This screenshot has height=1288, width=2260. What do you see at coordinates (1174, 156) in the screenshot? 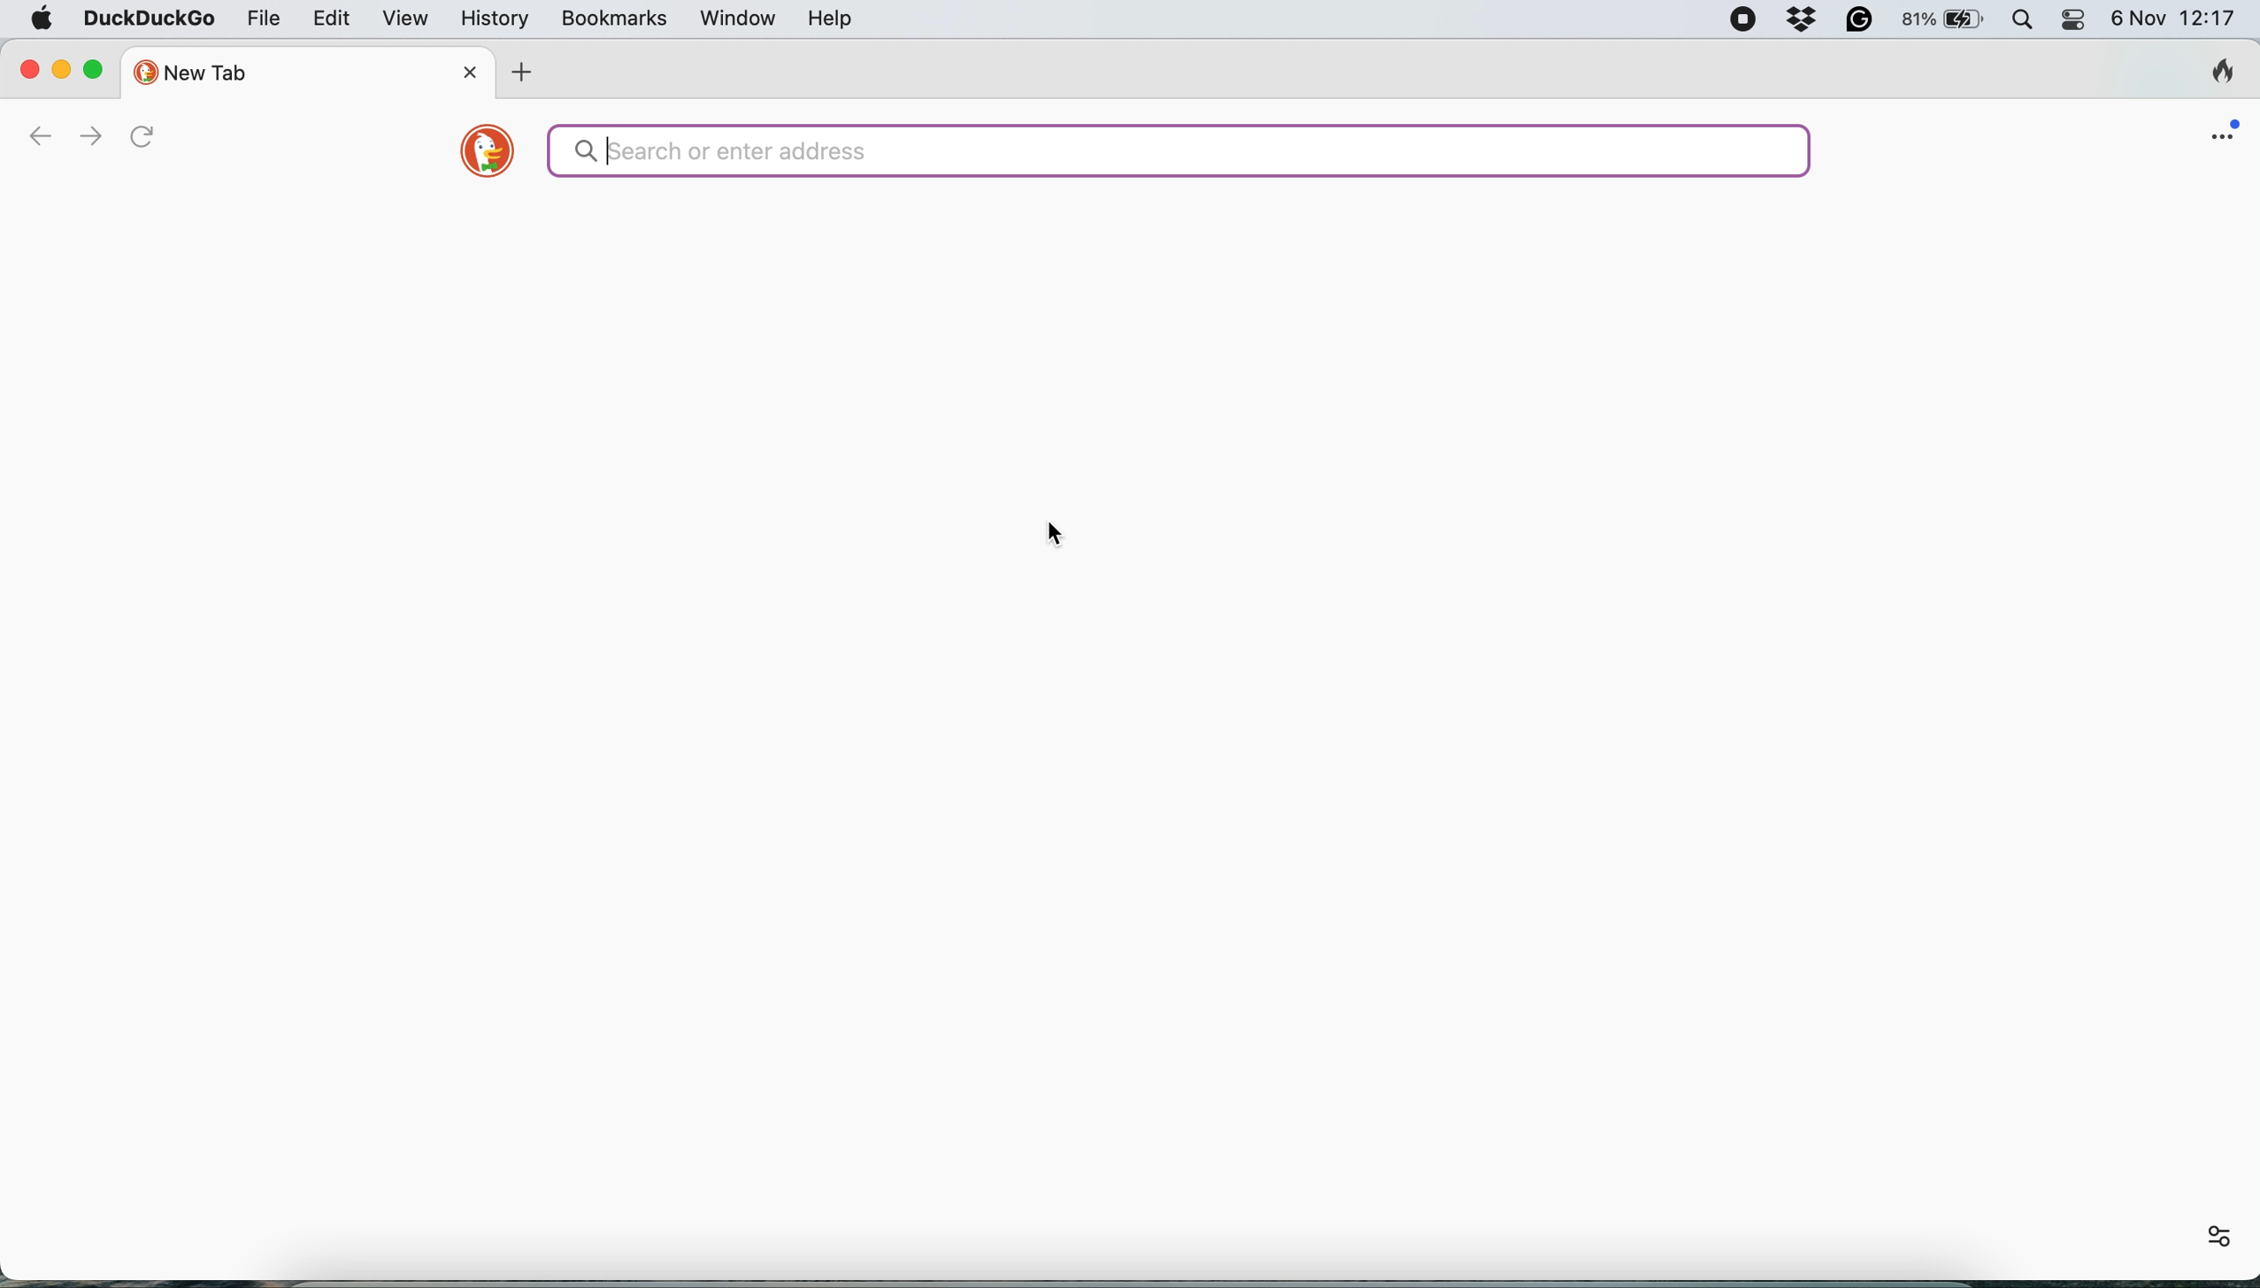
I see `search bar` at bounding box center [1174, 156].